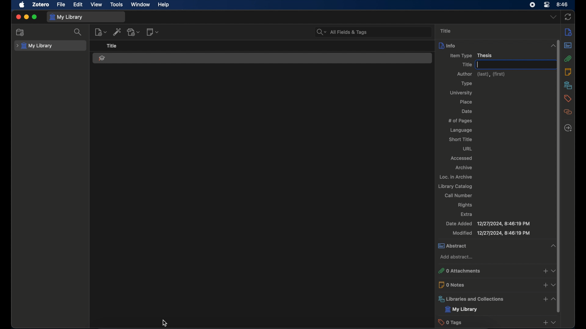  I want to click on accessed, so click(461, 158).